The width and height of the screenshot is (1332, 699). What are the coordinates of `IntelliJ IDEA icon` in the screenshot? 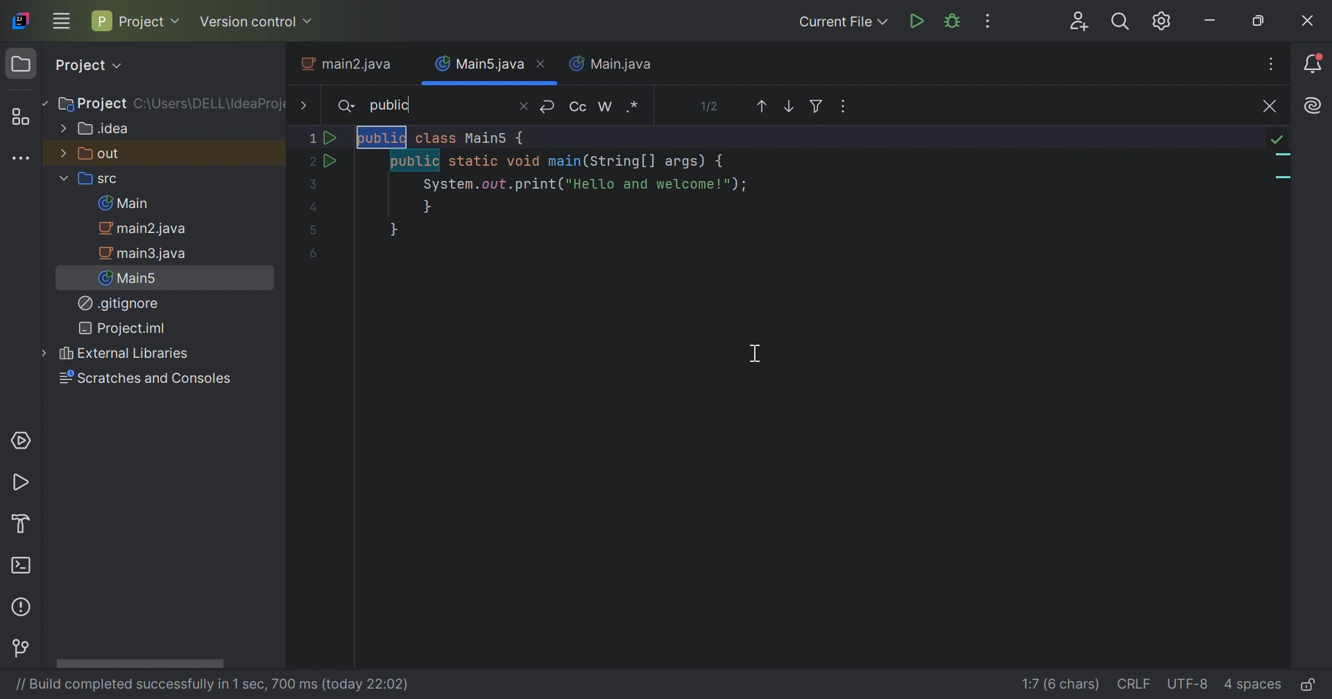 It's located at (21, 19).